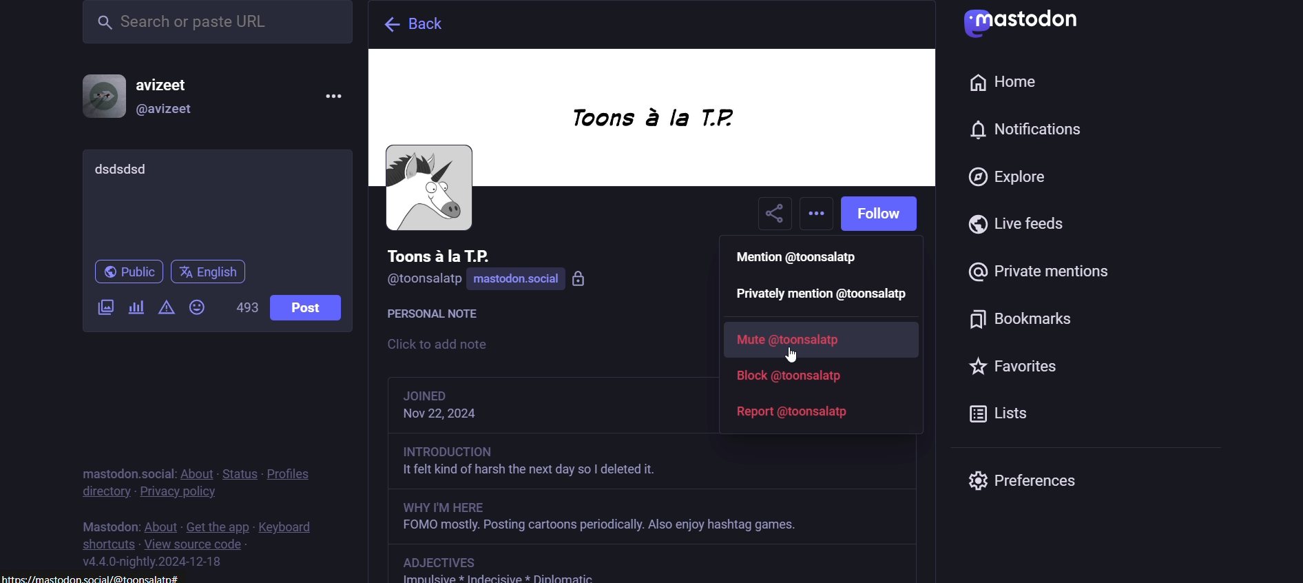 The width and height of the screenshot is (1303, 583). I want to click on home, so click(1001, 81).